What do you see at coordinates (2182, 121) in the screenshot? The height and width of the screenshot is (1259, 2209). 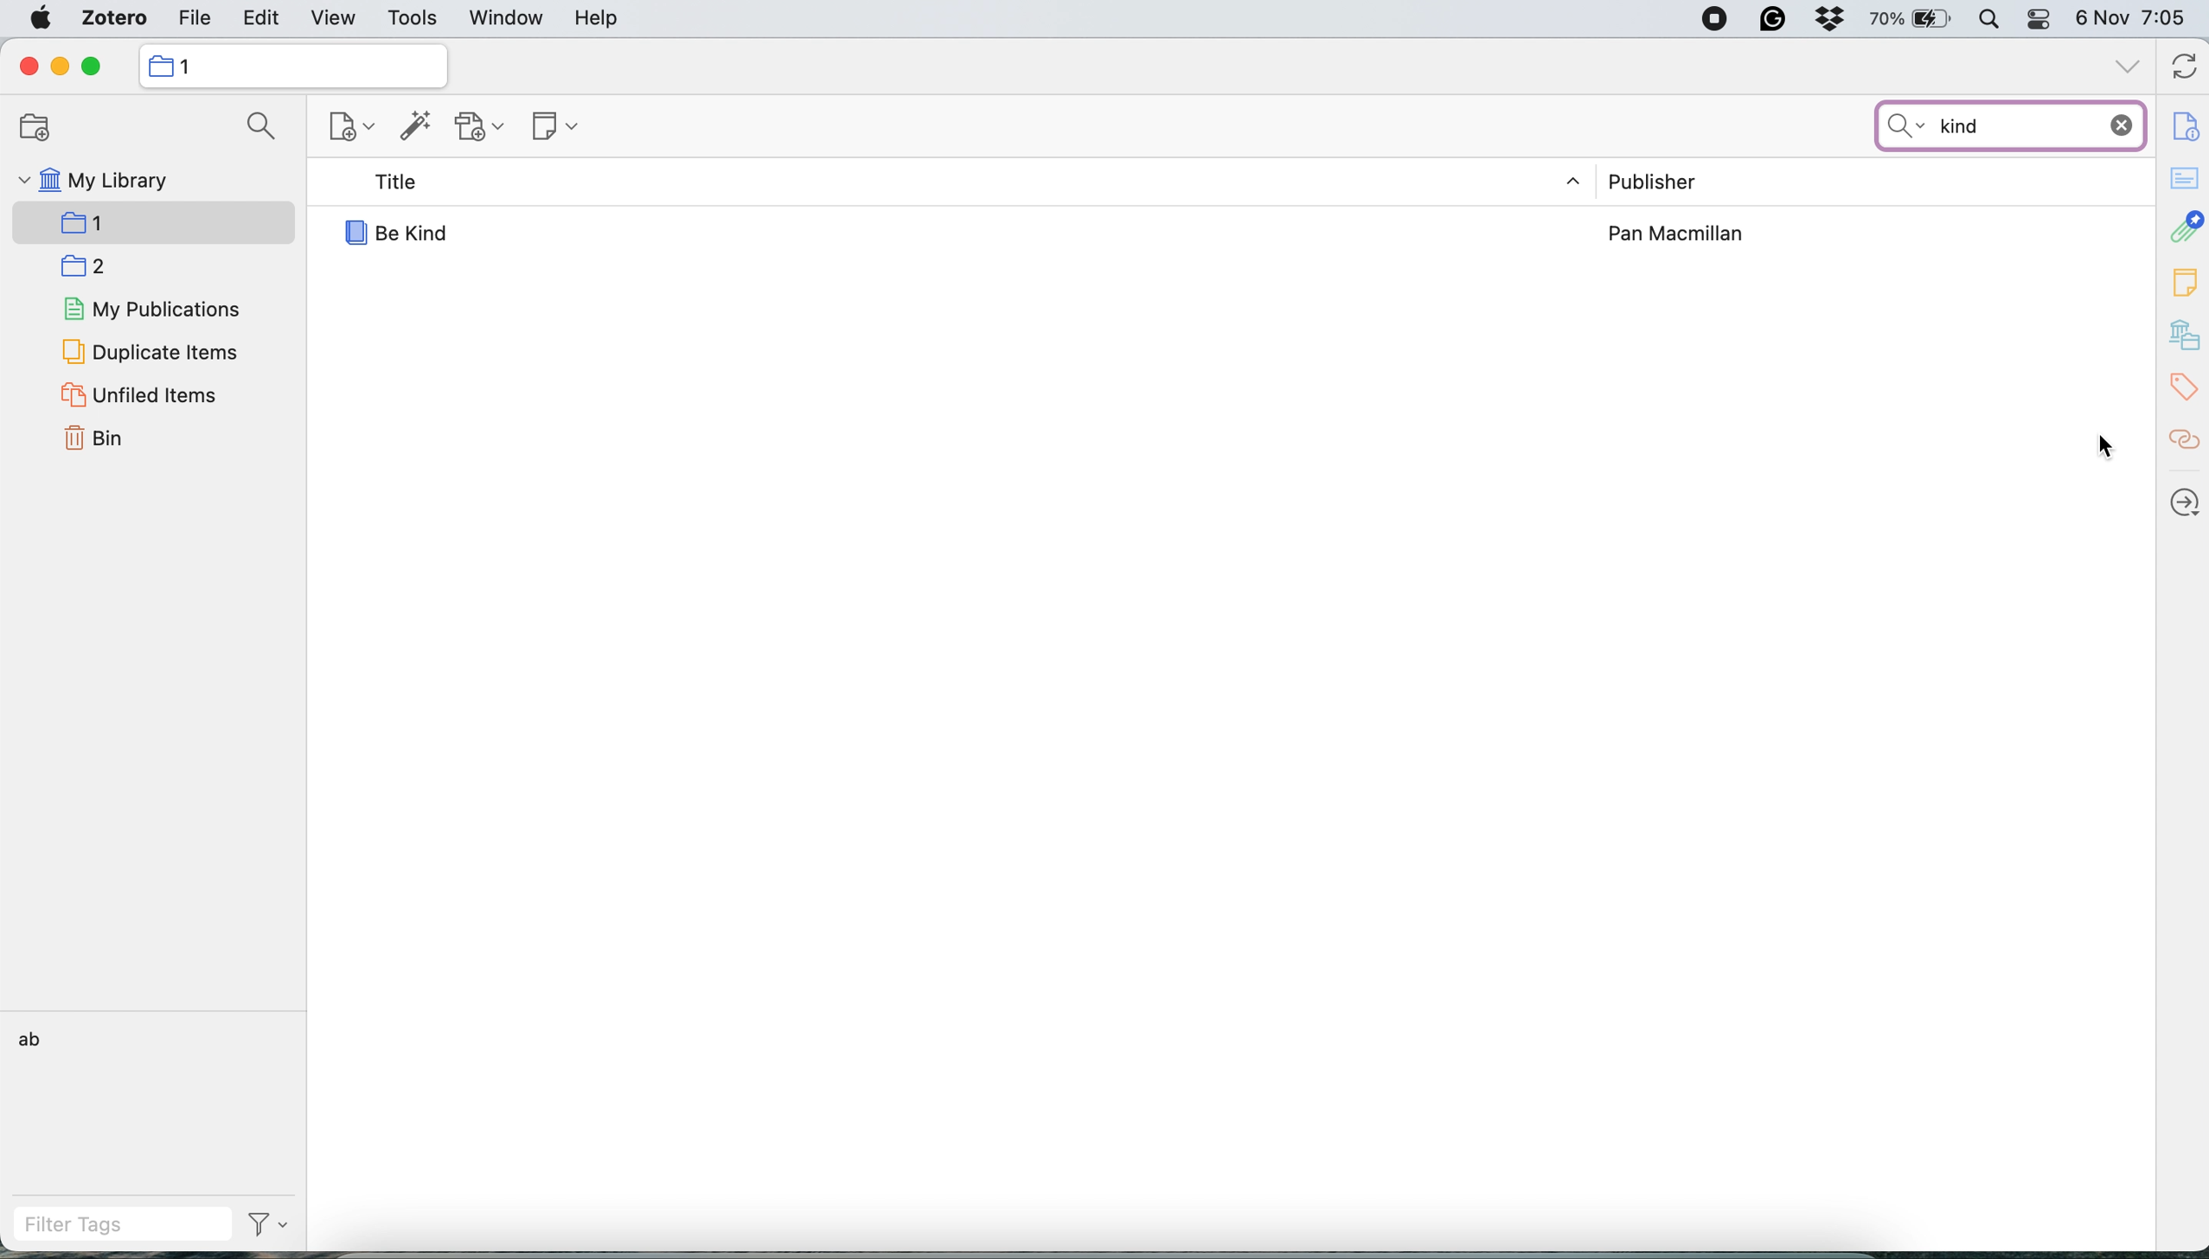 I see `item info` at bounding box center [2182, 121].